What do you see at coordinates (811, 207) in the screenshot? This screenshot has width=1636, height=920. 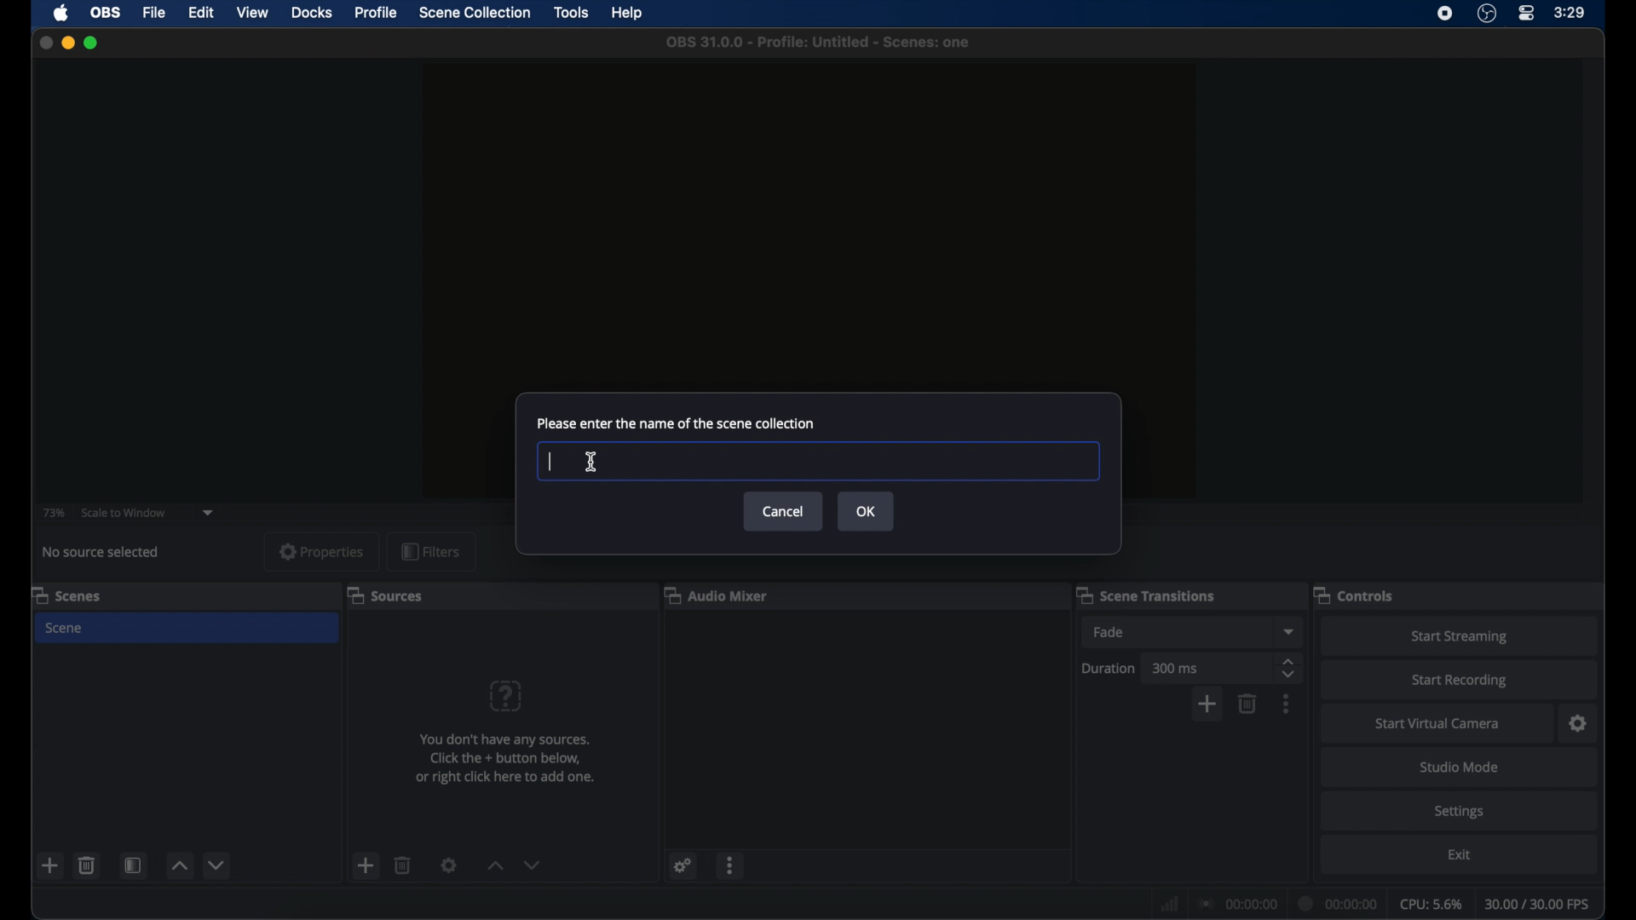 I see `preview` at bounding box center [811, 207].